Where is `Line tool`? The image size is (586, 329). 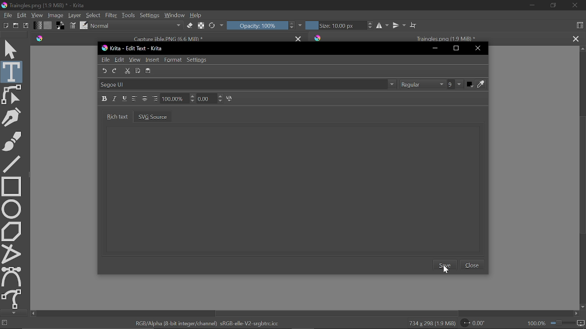
Line tool is located at coordinates (11, 164).